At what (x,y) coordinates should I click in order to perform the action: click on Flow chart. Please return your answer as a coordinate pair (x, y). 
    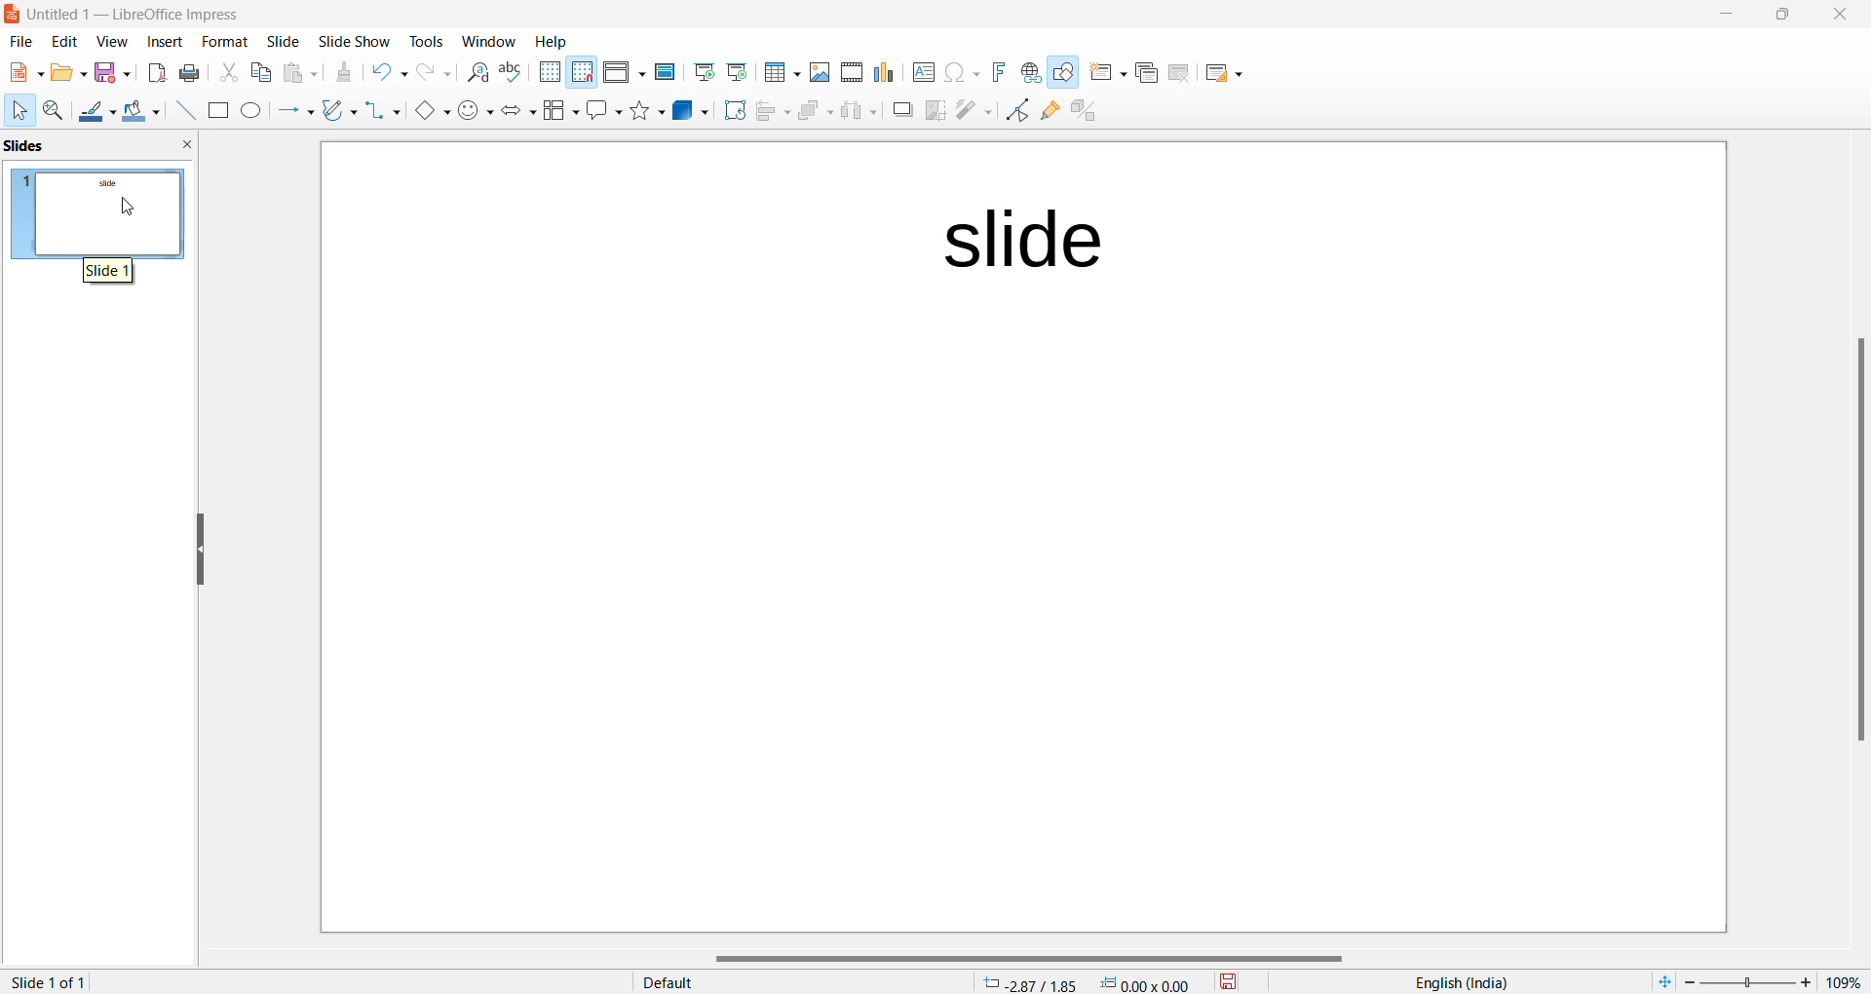
    Looking at the image, I should click on (558, 111).